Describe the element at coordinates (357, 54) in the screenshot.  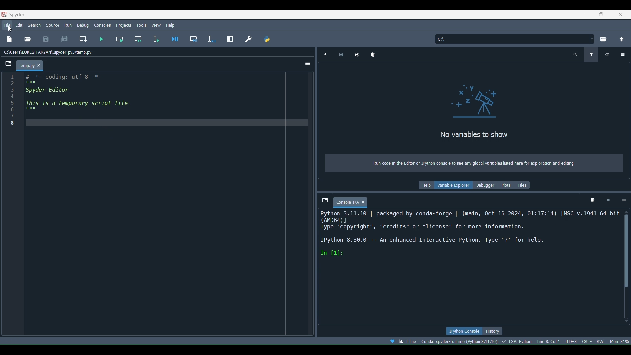
I see `Save data as` at that location.